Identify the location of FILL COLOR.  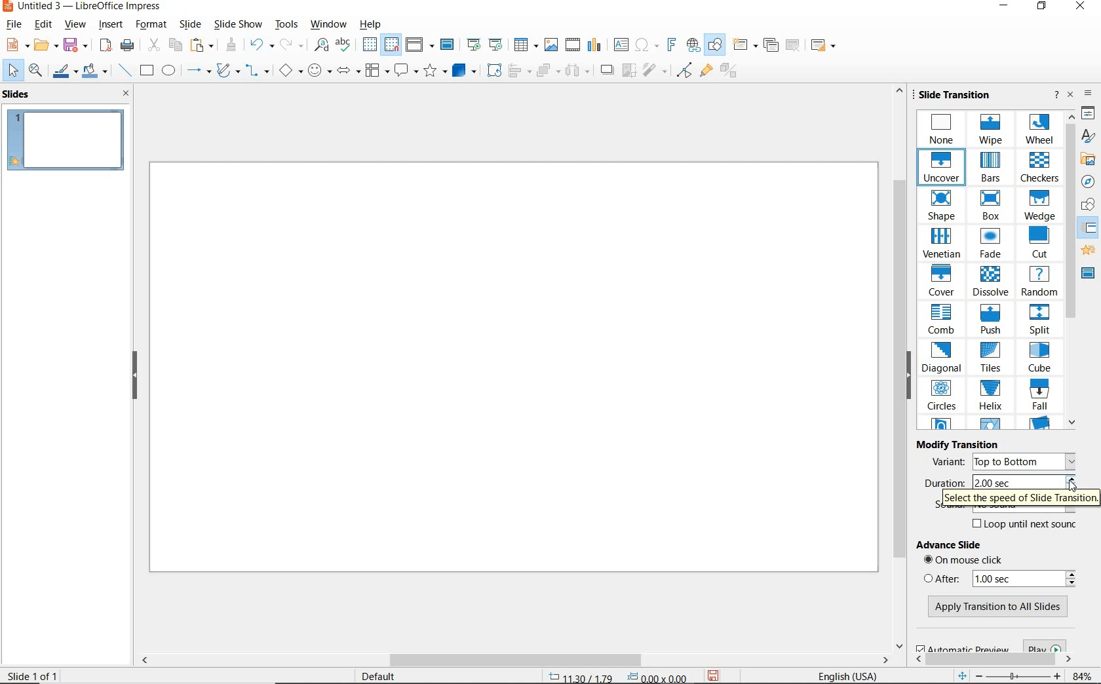
(97, 70).